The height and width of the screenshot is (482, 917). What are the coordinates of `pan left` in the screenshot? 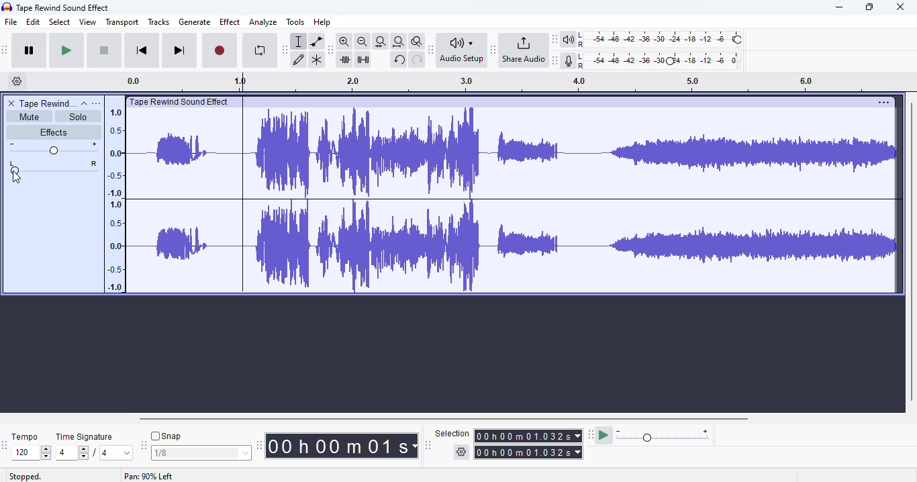 It's located at (13, 167).